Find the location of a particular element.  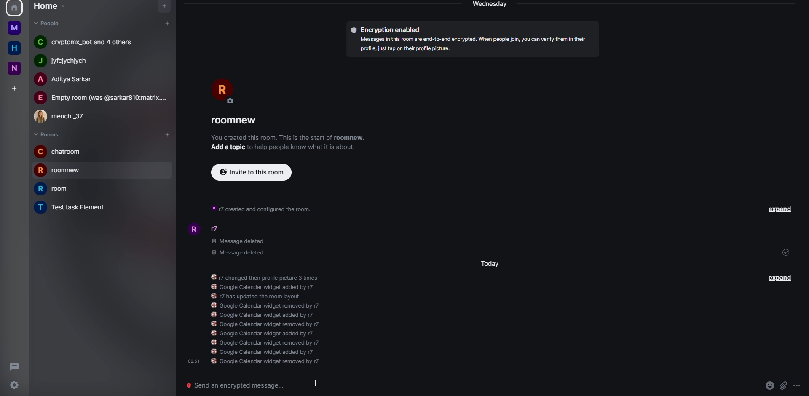

day is located at coordinates (491, 5).